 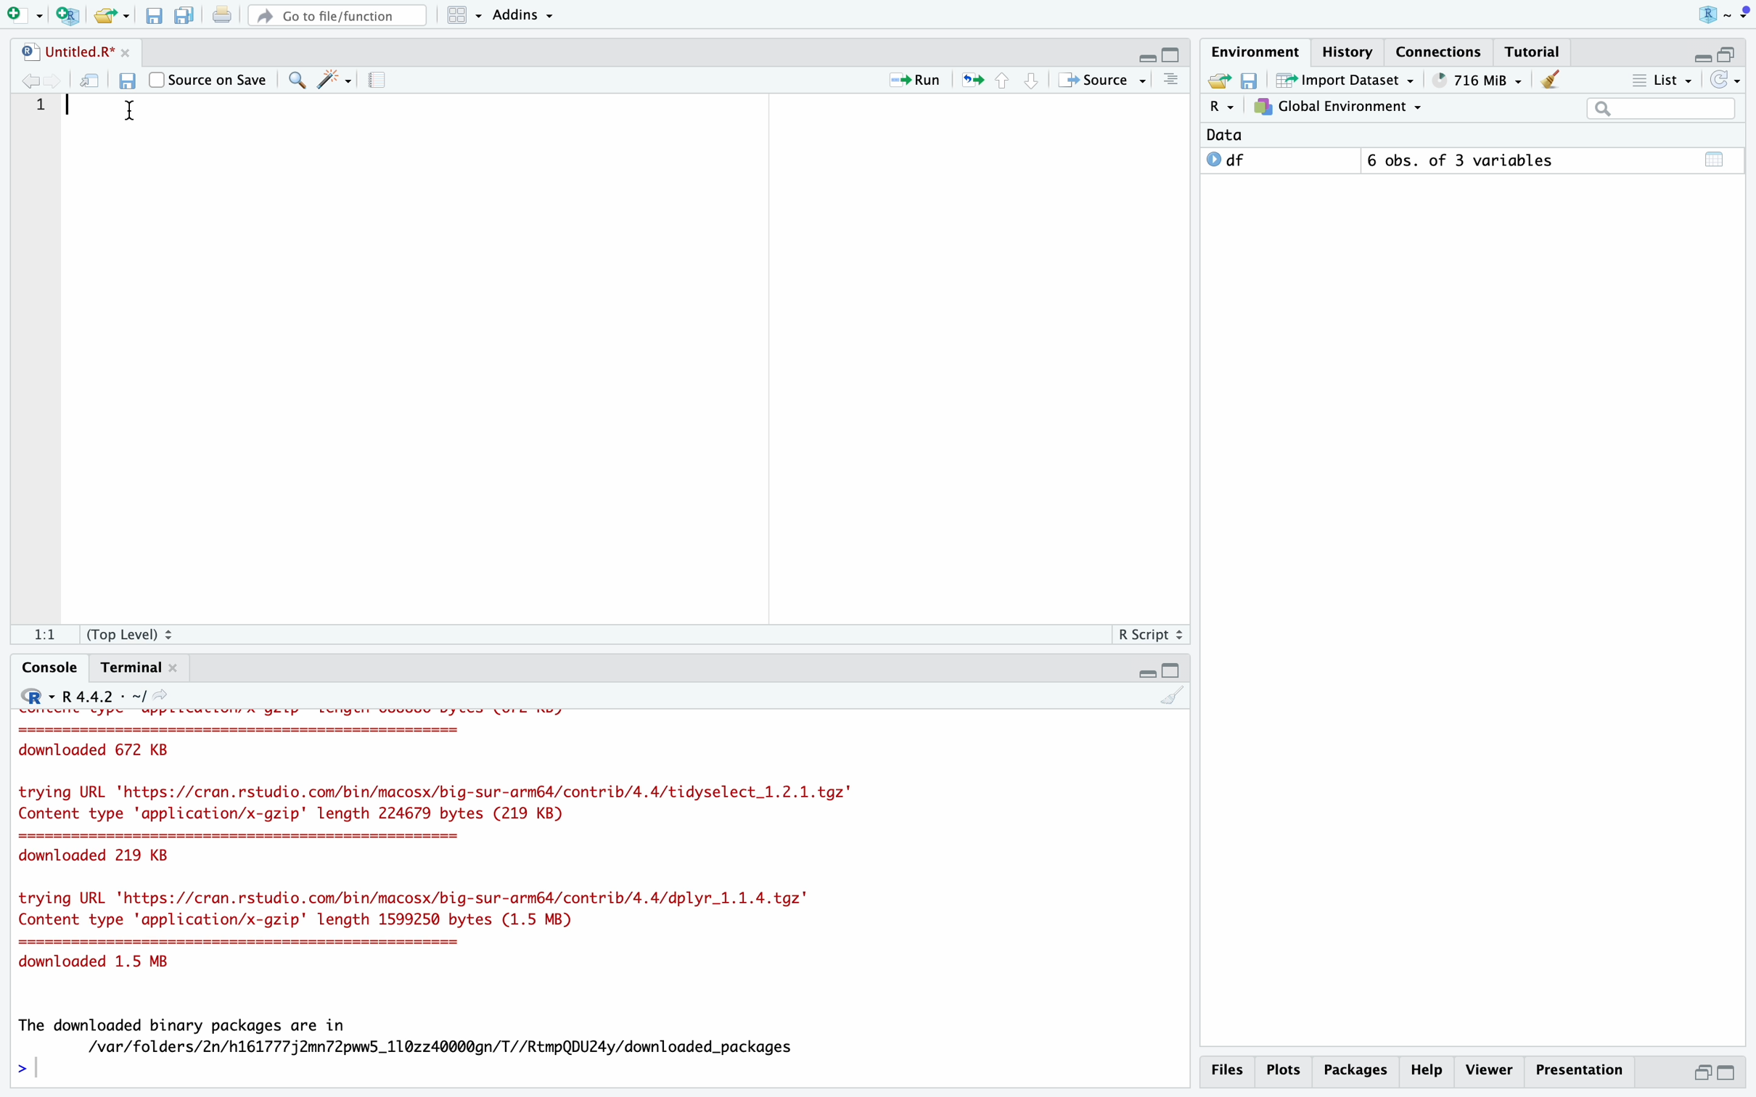 What do you see at coordinates (972, 80) in the screenshot?
I see `Re-run the previous location code` at bounding box center [972, 80].